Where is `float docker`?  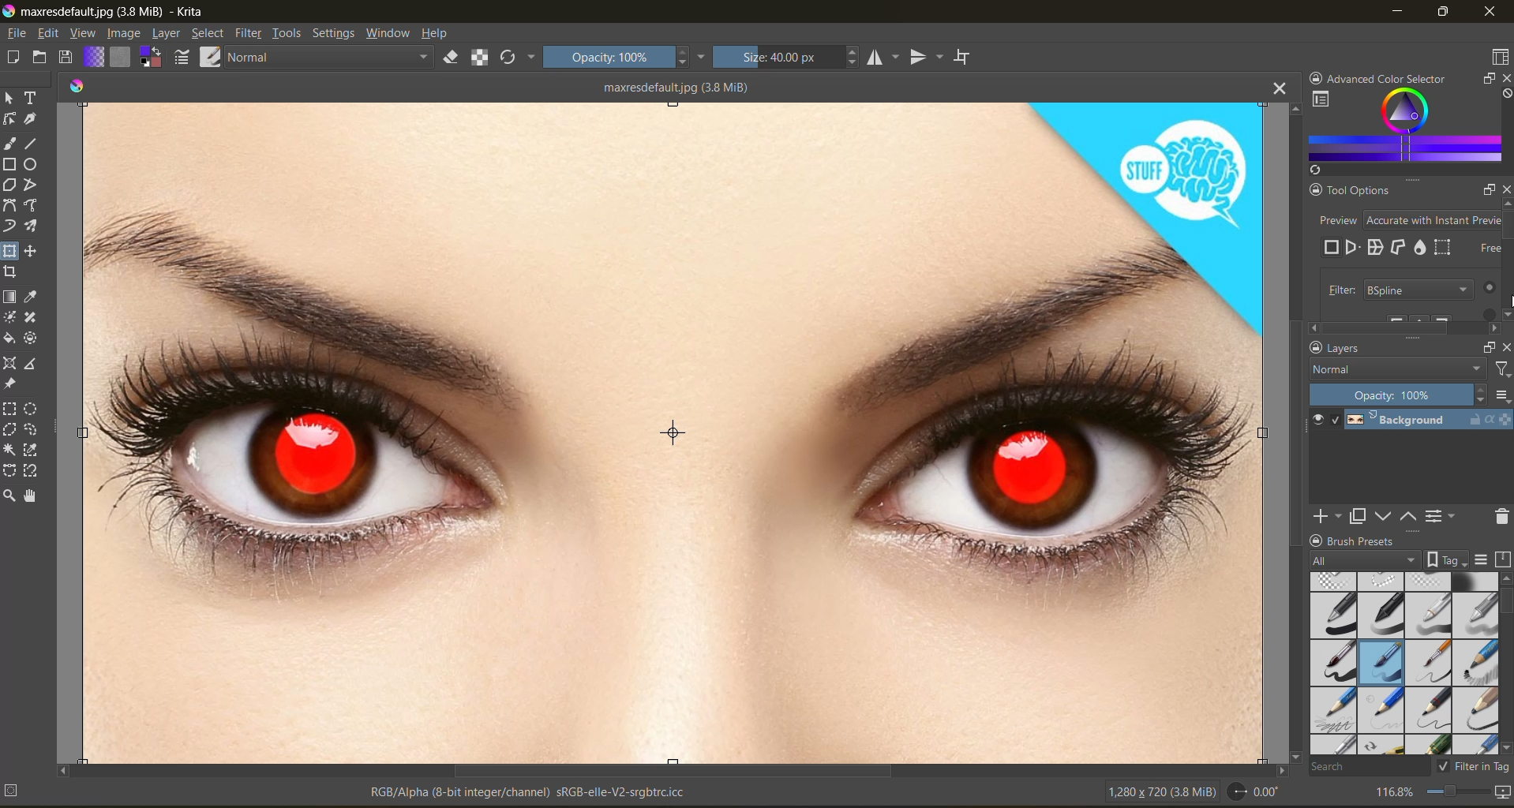
float docker is located at coordinates (1486, 193).